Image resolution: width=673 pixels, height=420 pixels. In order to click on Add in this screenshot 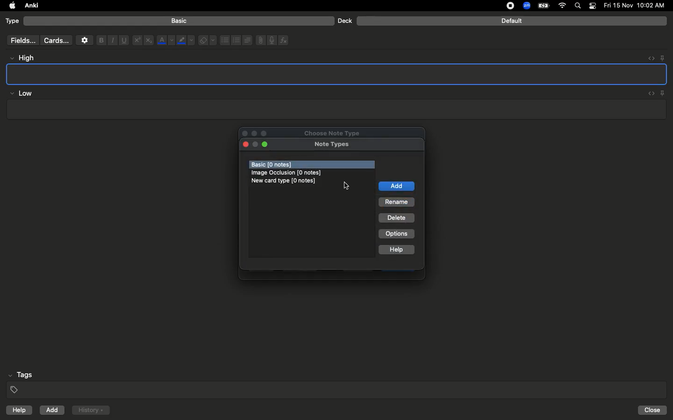, I will do `click(53, 410)`.